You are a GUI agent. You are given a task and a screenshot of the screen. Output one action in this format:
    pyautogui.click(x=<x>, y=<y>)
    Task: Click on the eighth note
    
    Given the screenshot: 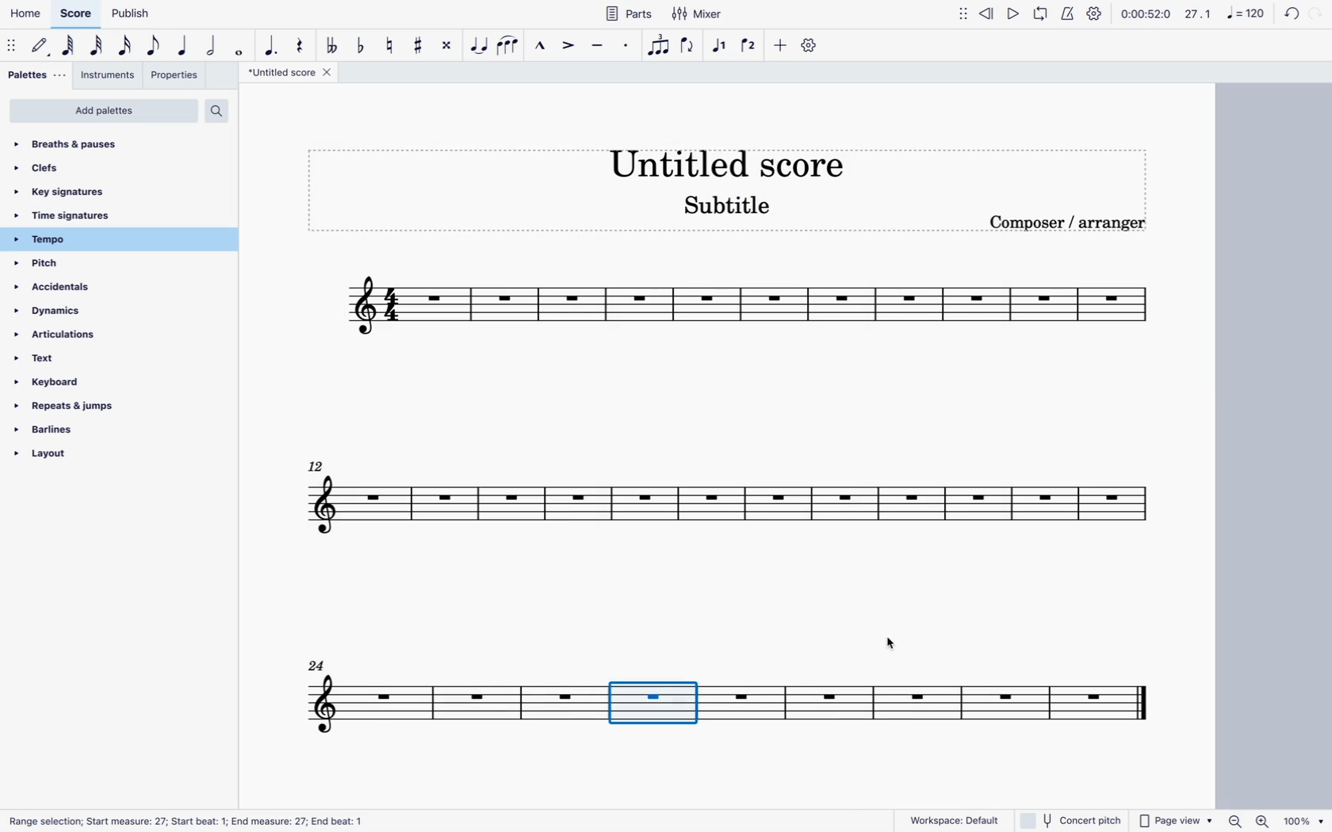 What is the action you would take?
    pyautogui.click(x=155, y=46)
    